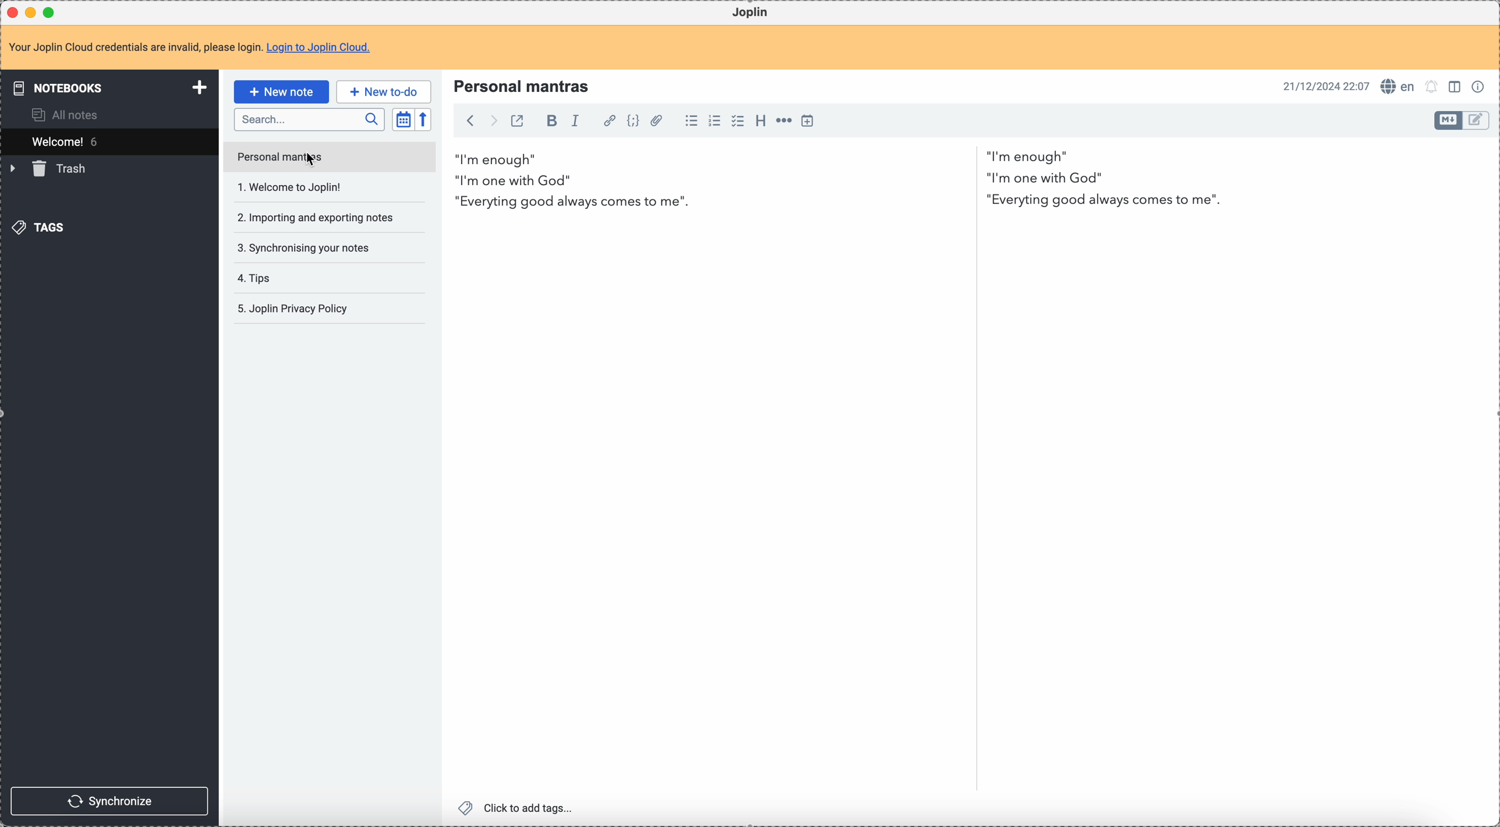 This screenshot has height=827, width=1500. What do you see at coordinates (194, 47) in the screenshot?
I see `note` at bounding box center [194, 47].